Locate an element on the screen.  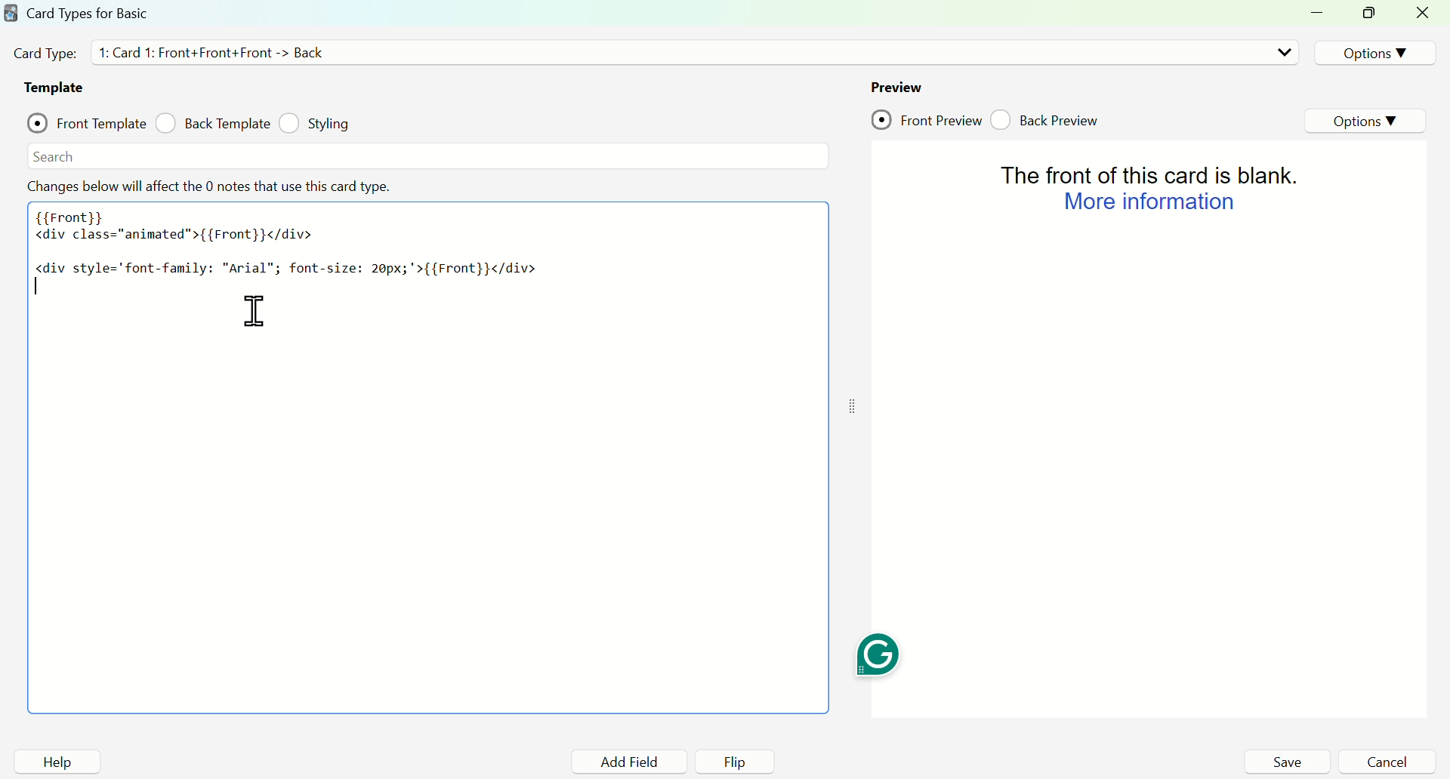
More information is located at coordinates (1146, 202).